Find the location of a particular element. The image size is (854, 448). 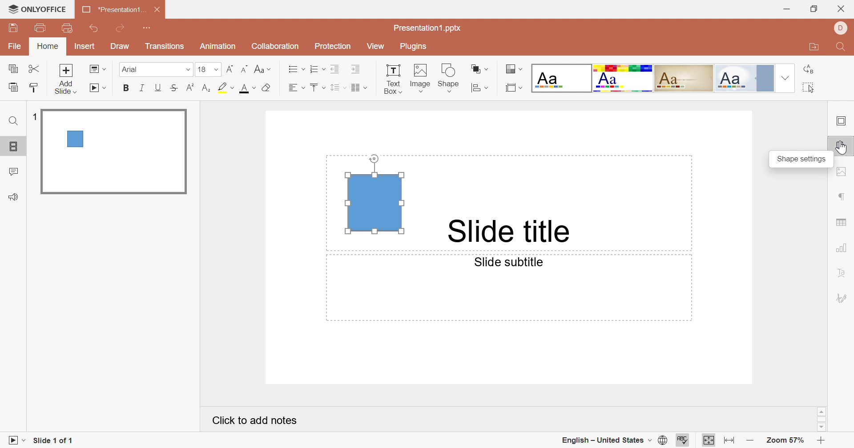

Image settings is located at coordinates (842, 173).